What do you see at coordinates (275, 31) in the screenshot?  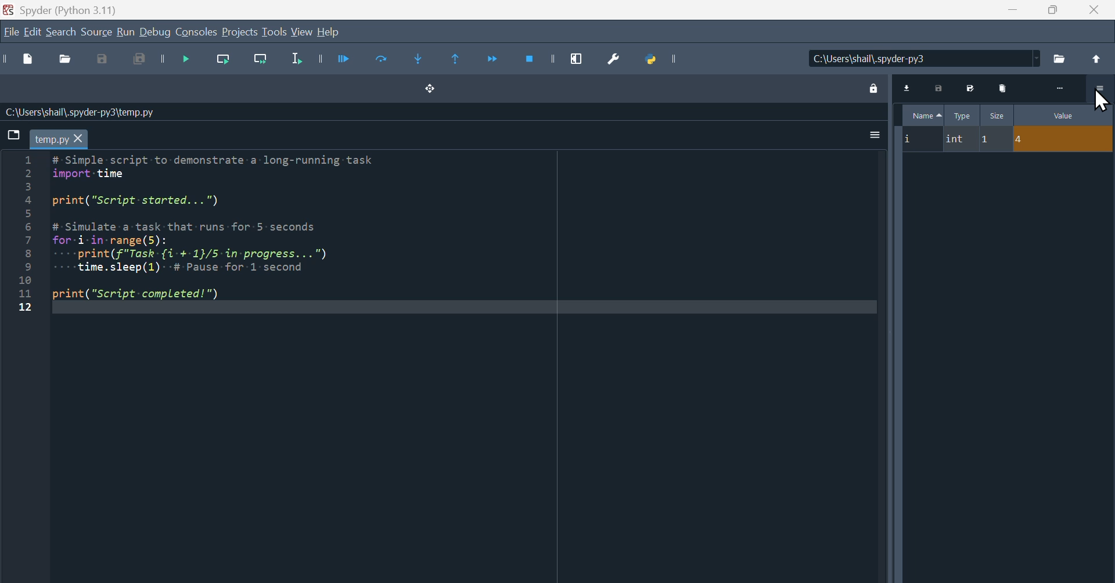 I see `tools` at bounding box center [275, 31].